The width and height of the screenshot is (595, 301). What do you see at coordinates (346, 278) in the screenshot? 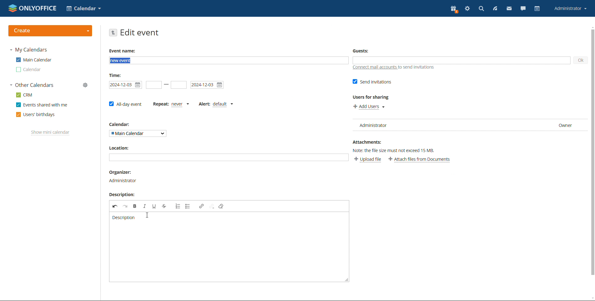
I see `resize` at bounding box center [346, 278].